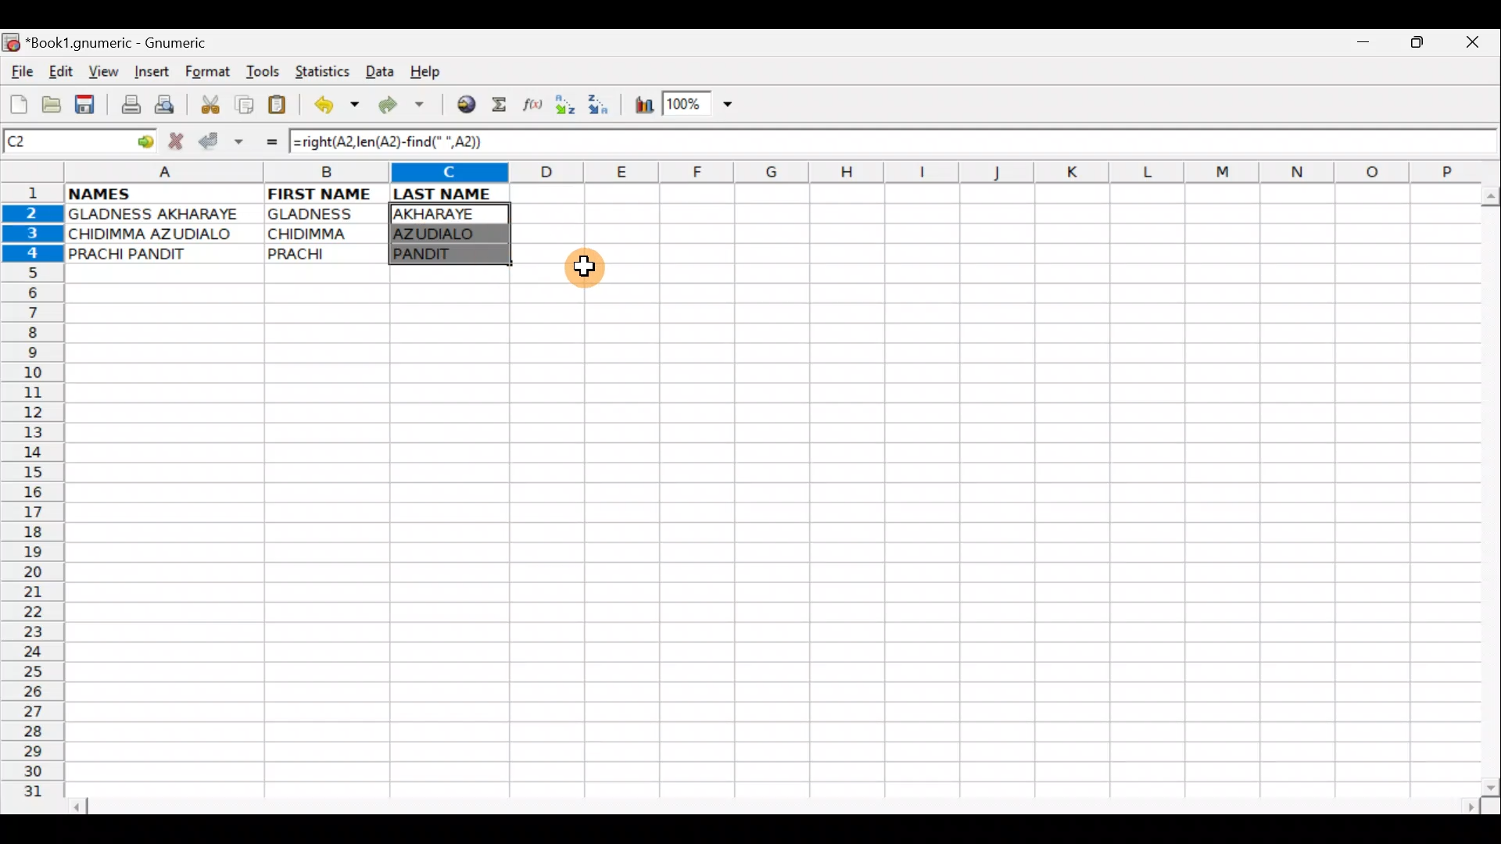 The height and width of the screenshot is (844, 1501). Describe the element at coordinates (144, 139) in the screenshot. I see `go to` at that location.